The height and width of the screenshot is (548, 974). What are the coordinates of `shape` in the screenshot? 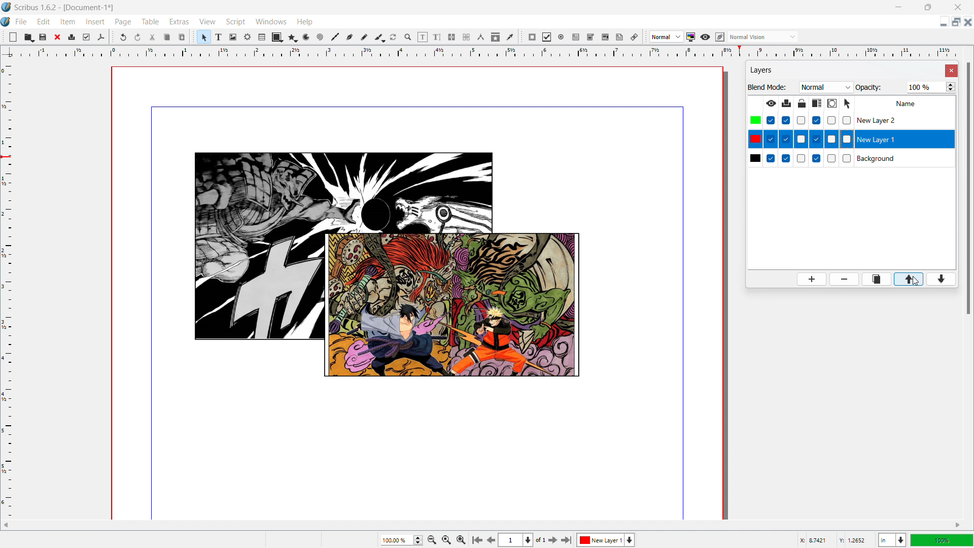 It's located at (277, 37).